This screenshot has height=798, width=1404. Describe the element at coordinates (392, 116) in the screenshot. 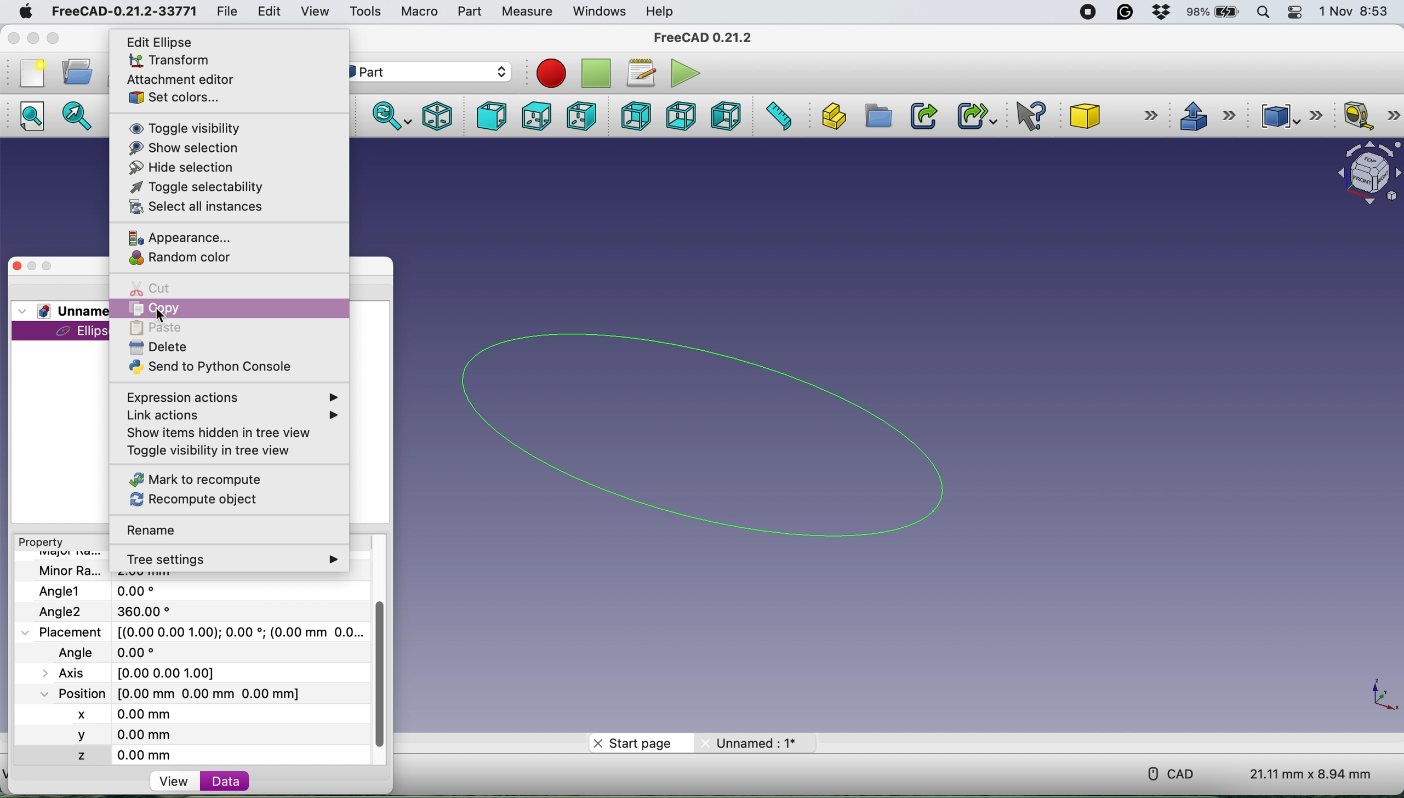

I see `sync view` at that location.